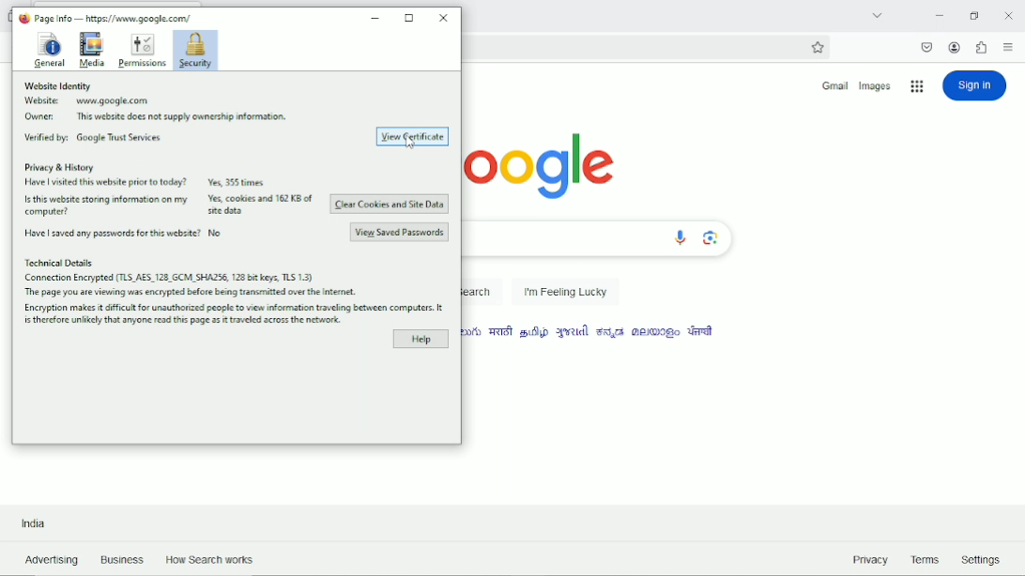 The height and width of the screenshot is (576, 1025). I want to click on Technical Details, so click(227, 261).